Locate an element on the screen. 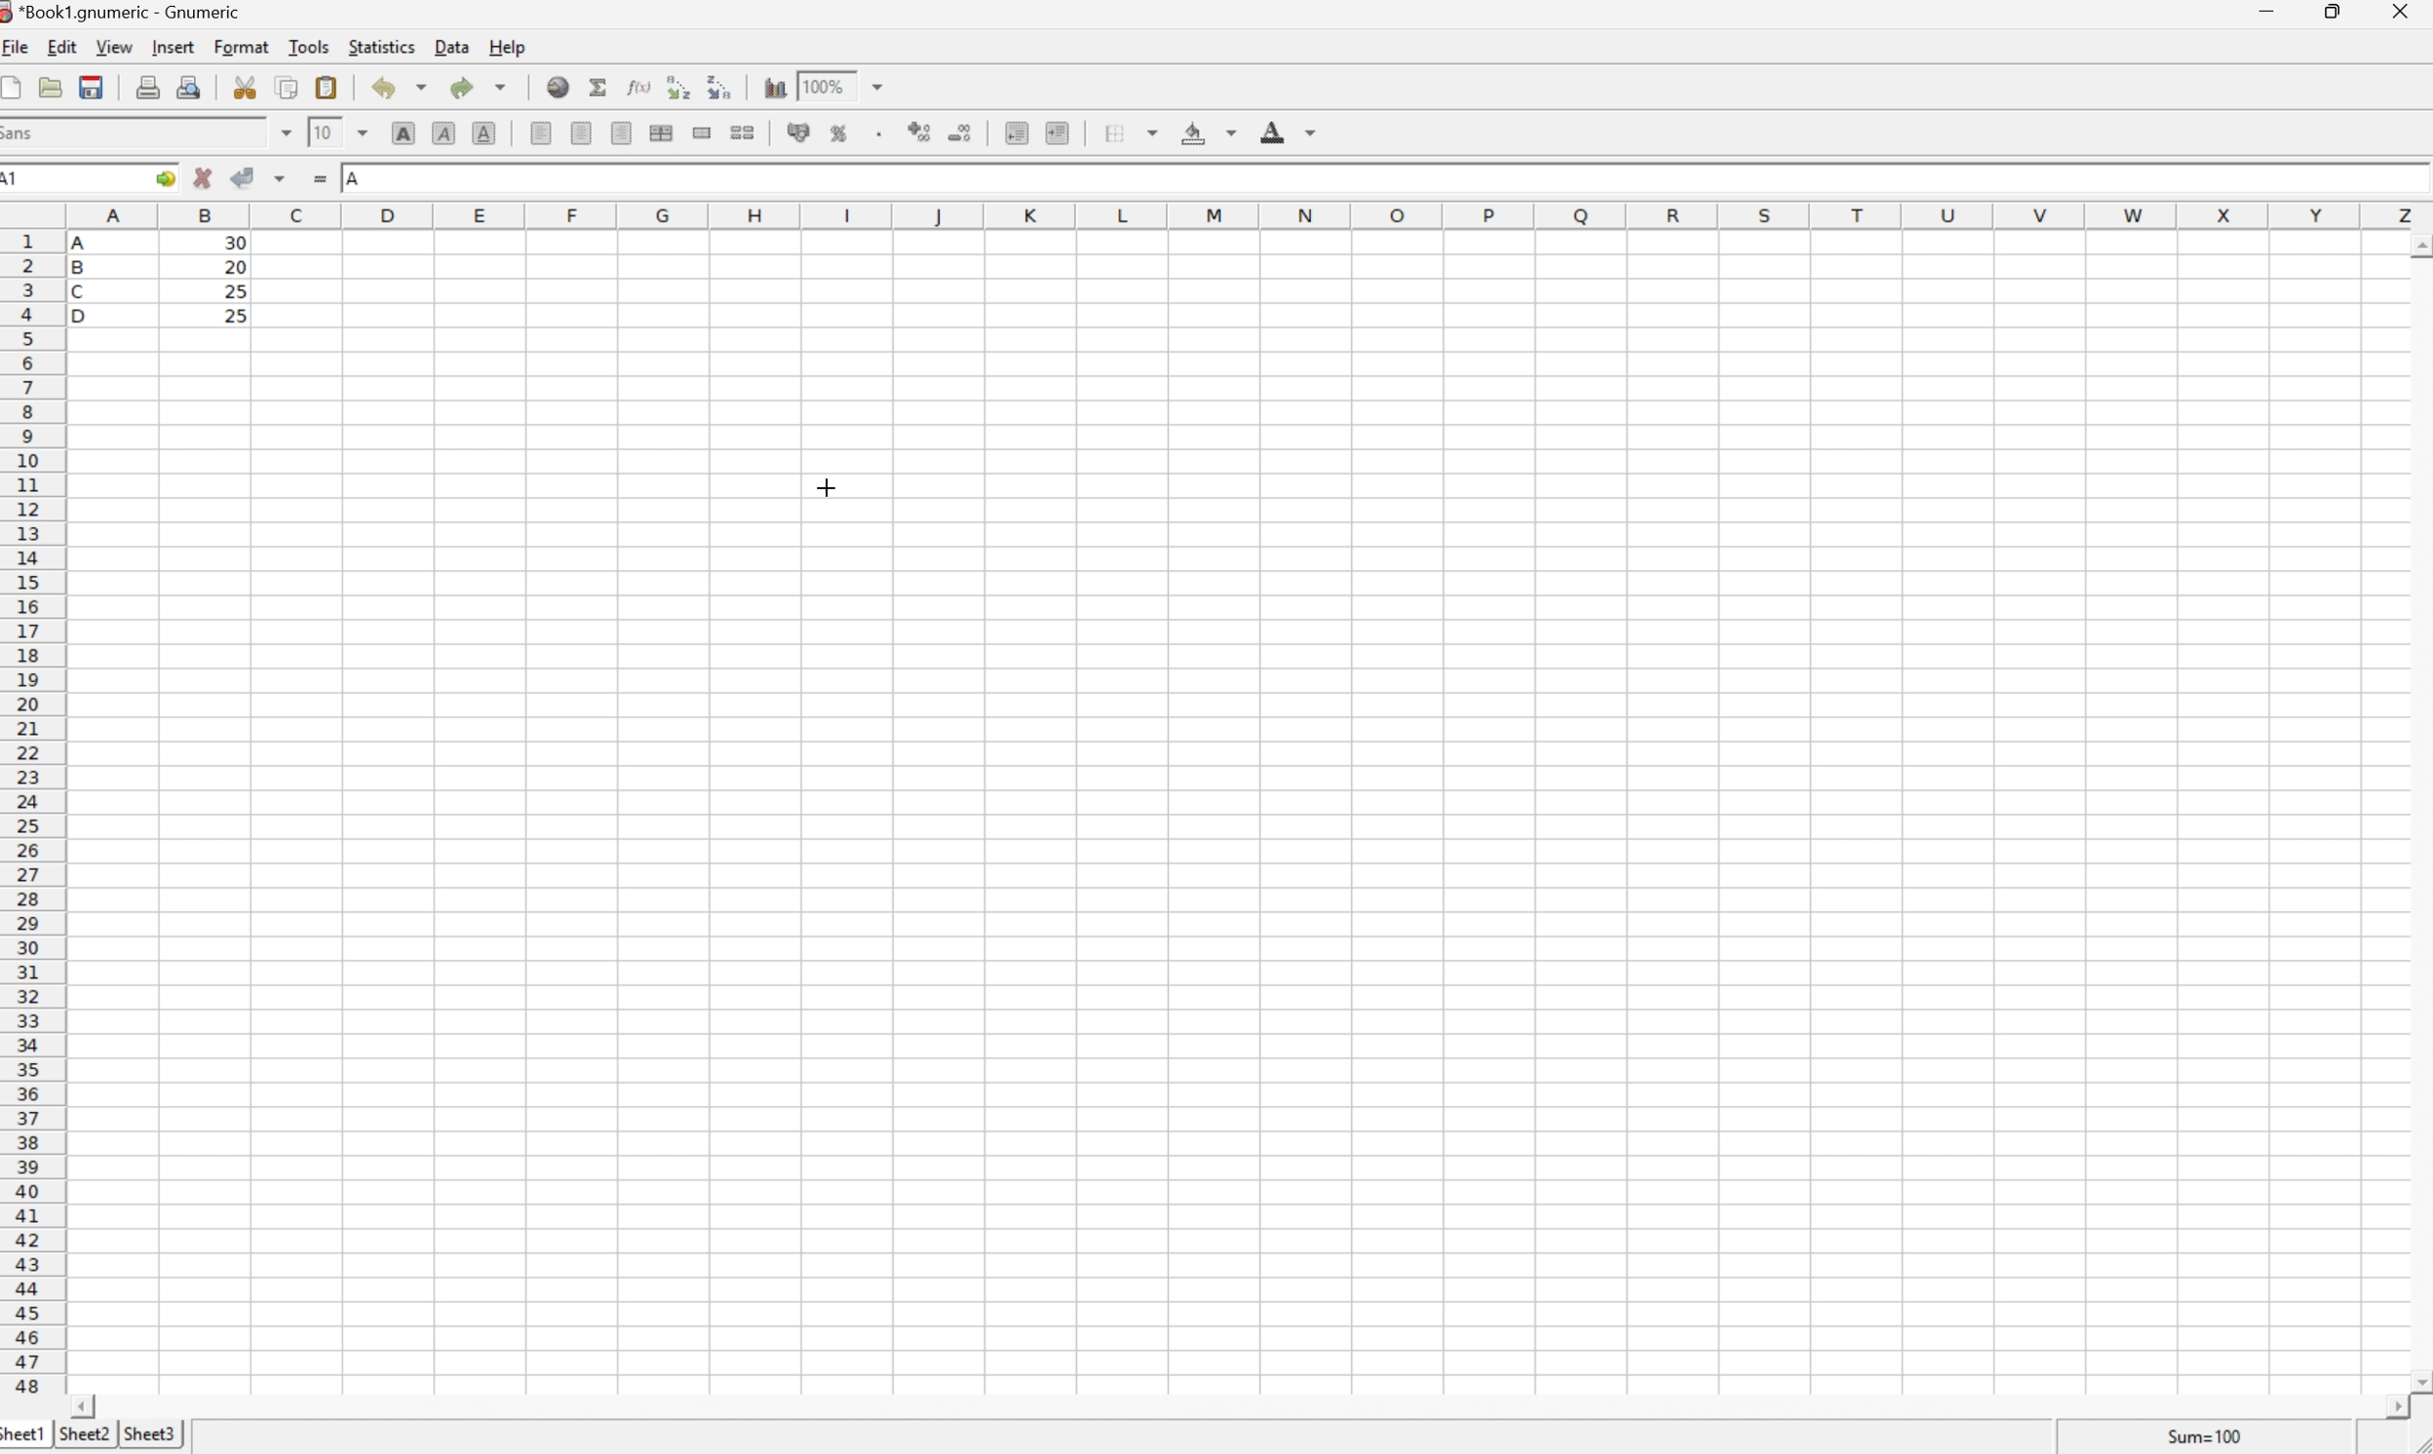  Edit function in current cell is located at coordinates (642, 85).